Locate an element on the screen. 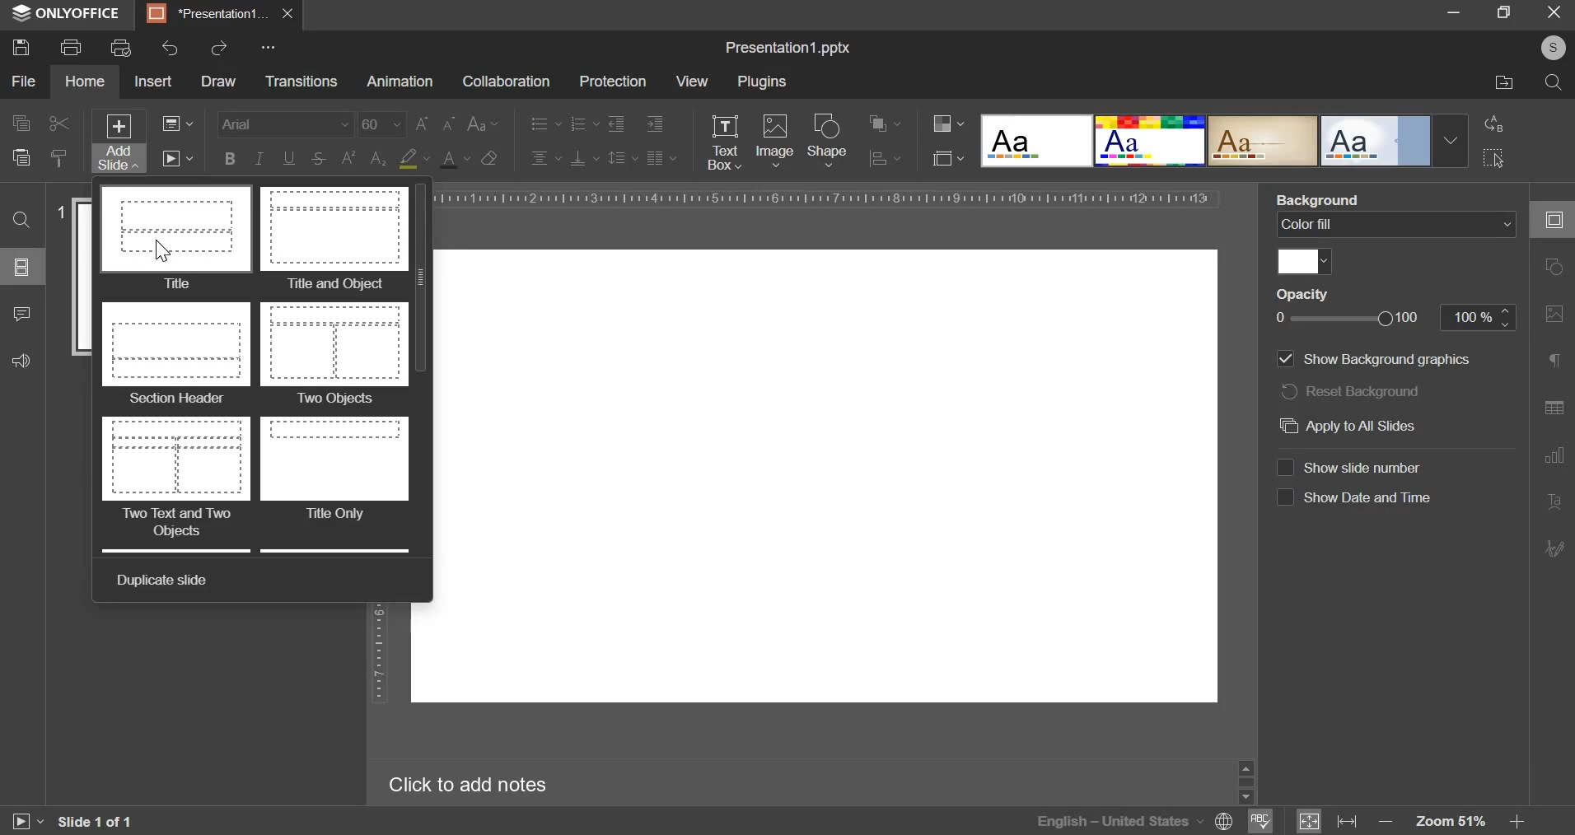 The height and width of the screenshot is (835, 1575). table settings is located at coordinates (1554, 408).